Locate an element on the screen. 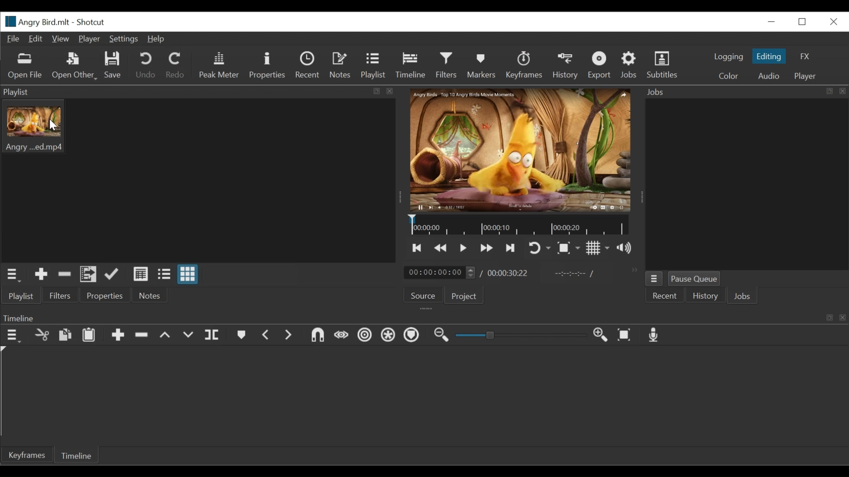 This screenshot has height=477, width=849. Open File is located at coordinates (23, 65).